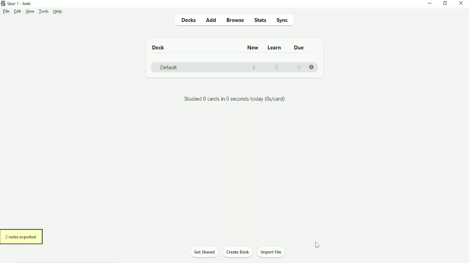  What do you see at coordinates (259, 20) in the screenshot?
I see `Stats` at bounding box center [259, 20].